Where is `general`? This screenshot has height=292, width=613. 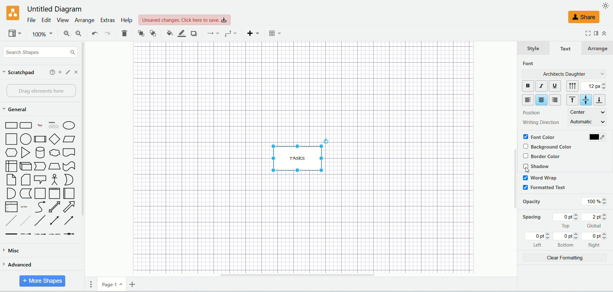
general is located at coordinates (14, 109).